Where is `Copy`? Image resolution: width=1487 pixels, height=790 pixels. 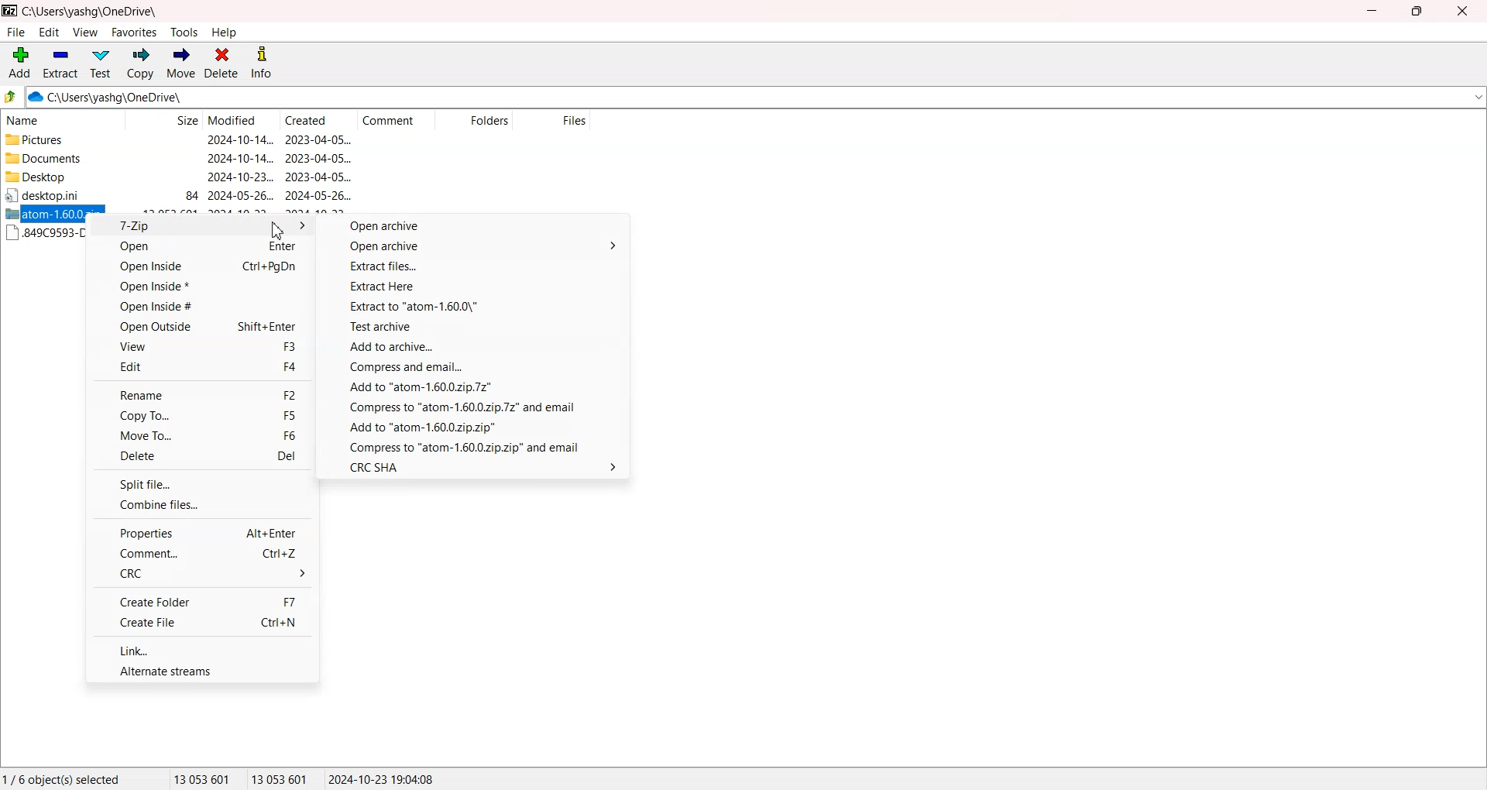 Copy is located at coordinates (139, 64).